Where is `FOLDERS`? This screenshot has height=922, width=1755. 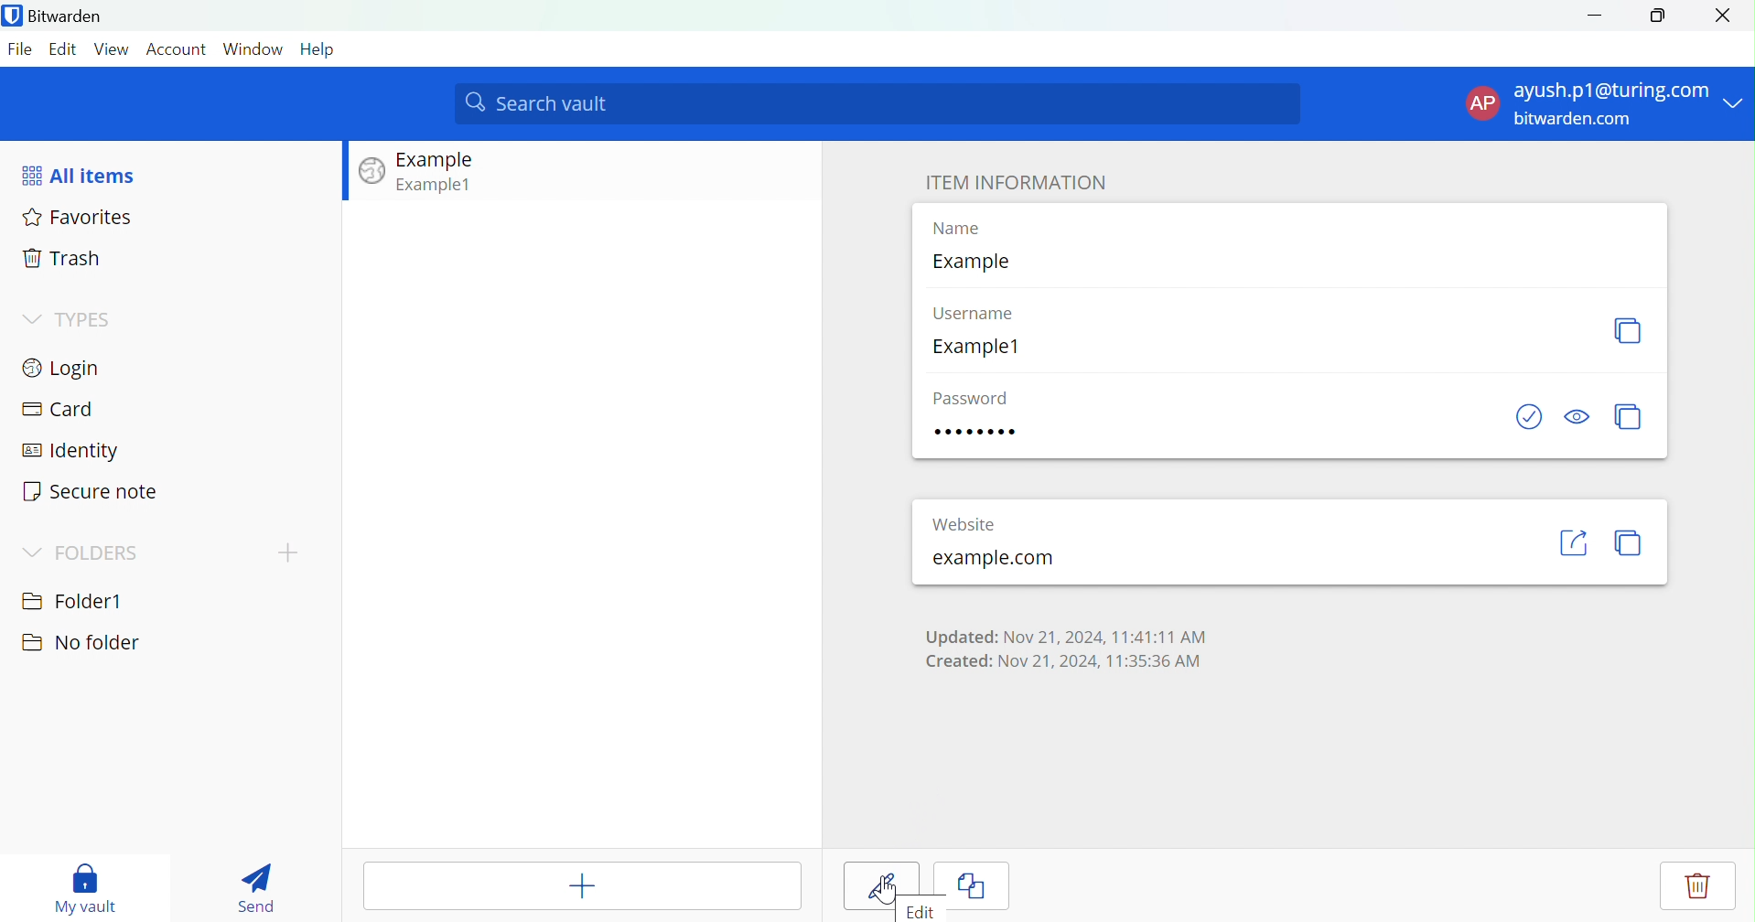
FOLDERS is located at coordinates (97, 554).